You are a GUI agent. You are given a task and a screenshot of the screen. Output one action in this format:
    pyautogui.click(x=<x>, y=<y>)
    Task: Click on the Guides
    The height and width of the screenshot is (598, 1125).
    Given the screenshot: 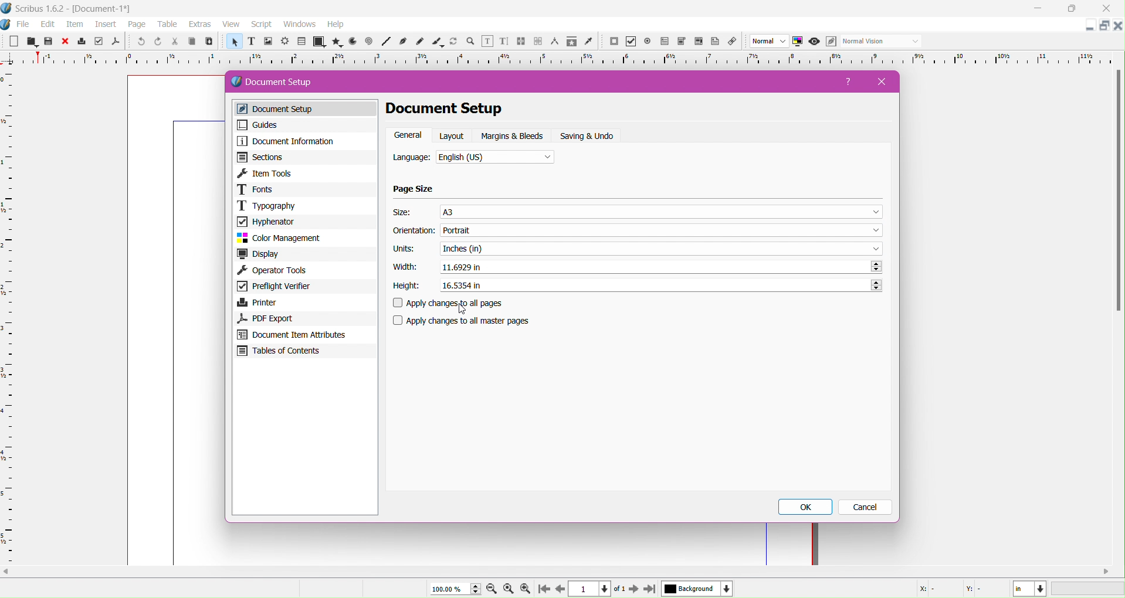 What is the action you would take?
    pyautogui.click(x=303, y=125)
    